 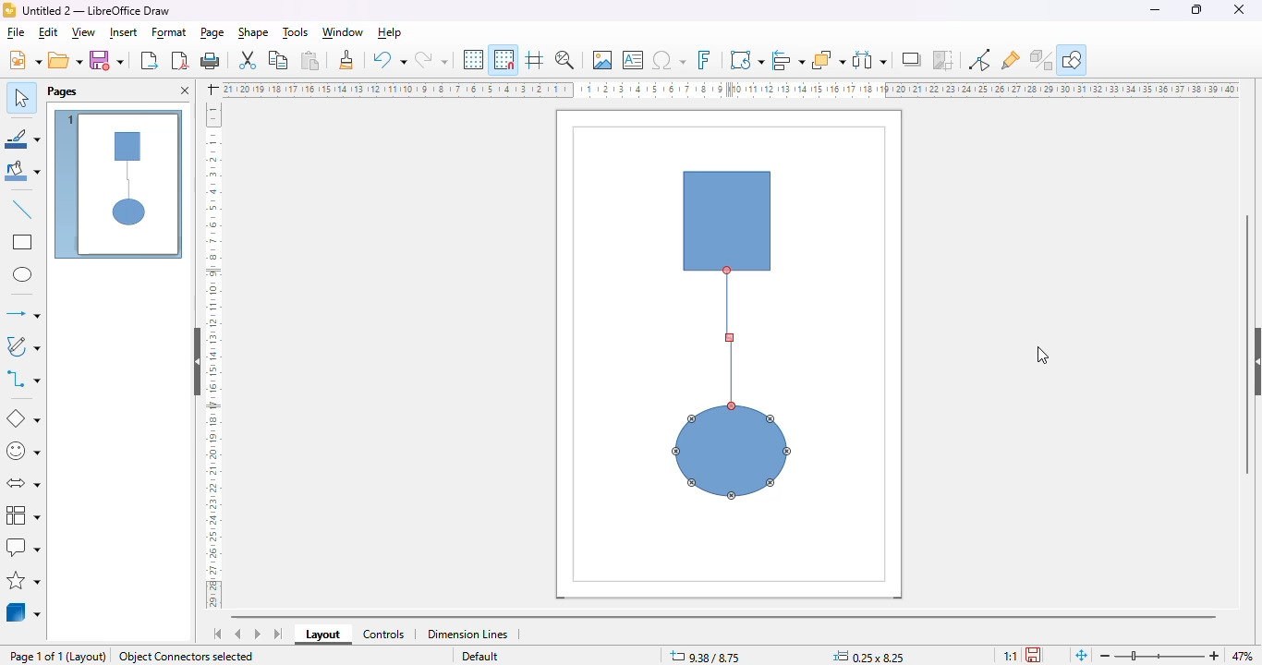 I want to click on format, so click(x=170, y=32).